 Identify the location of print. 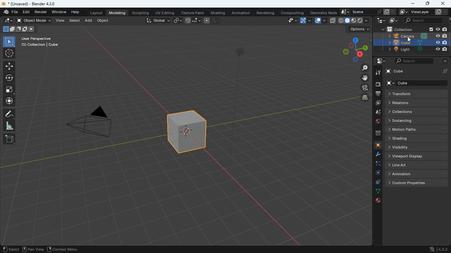
(378, 94).